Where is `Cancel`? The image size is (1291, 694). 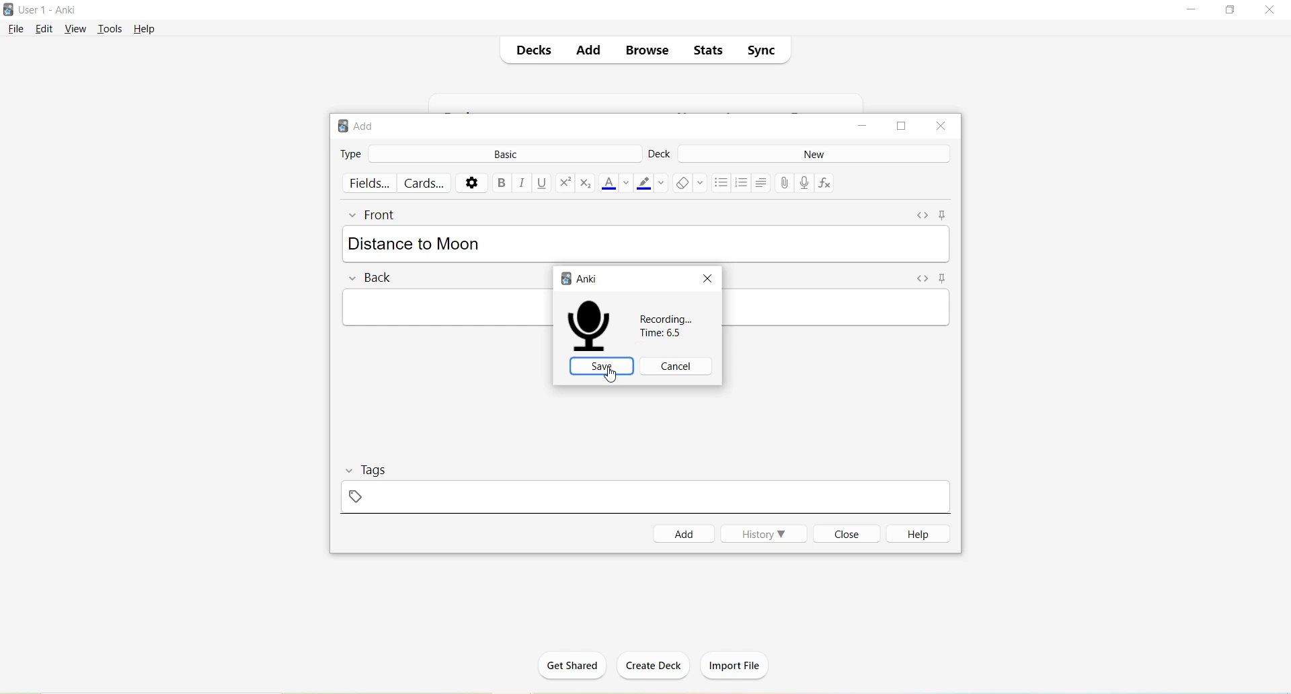 Cancel is located at coordinates (675, 367).